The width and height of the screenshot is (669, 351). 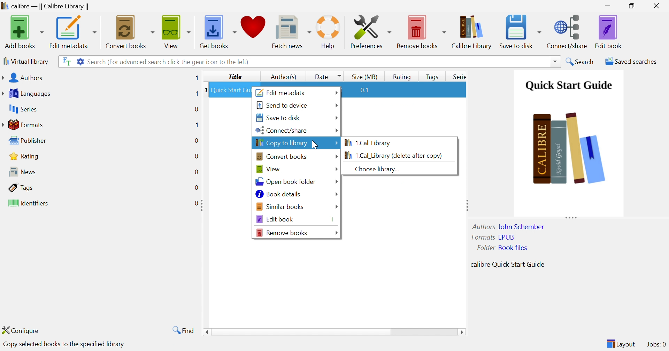 What do you see at coordinates (500, 248) in the screenshot?
I see `Folder Book files` at bounding box center [500, 248].